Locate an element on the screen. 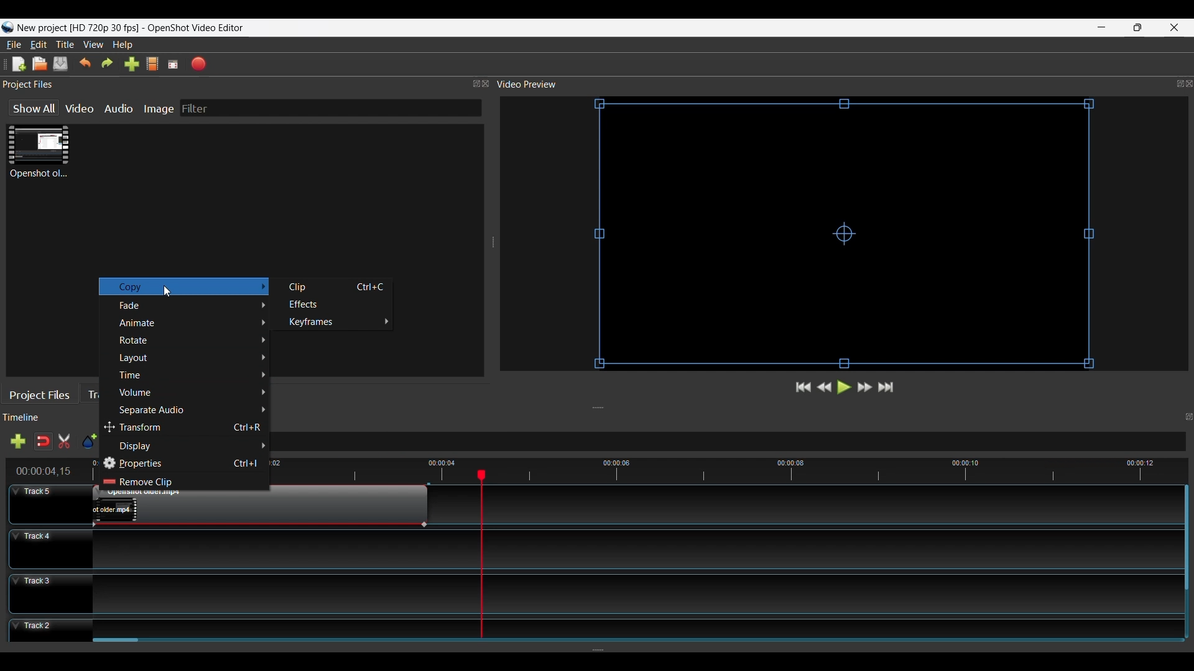  Export Video is located at coordinates (200, 63).